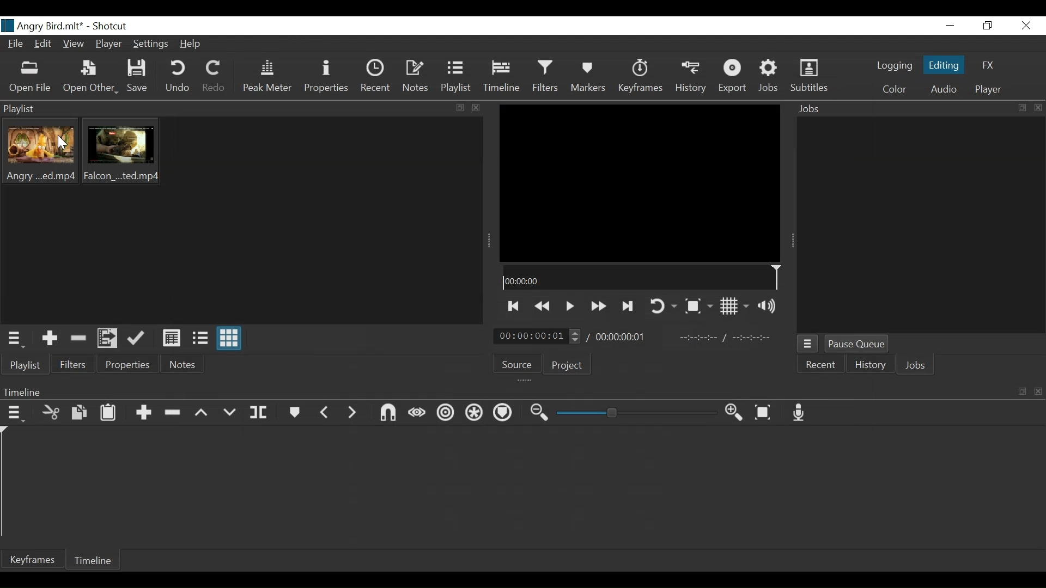 Image resolution: width=1046 pixels, height=588 pixels. What do you see at coordinates (229, 339) in the screenshot?
I see `View as Icon` at bounding box center [229, 339].